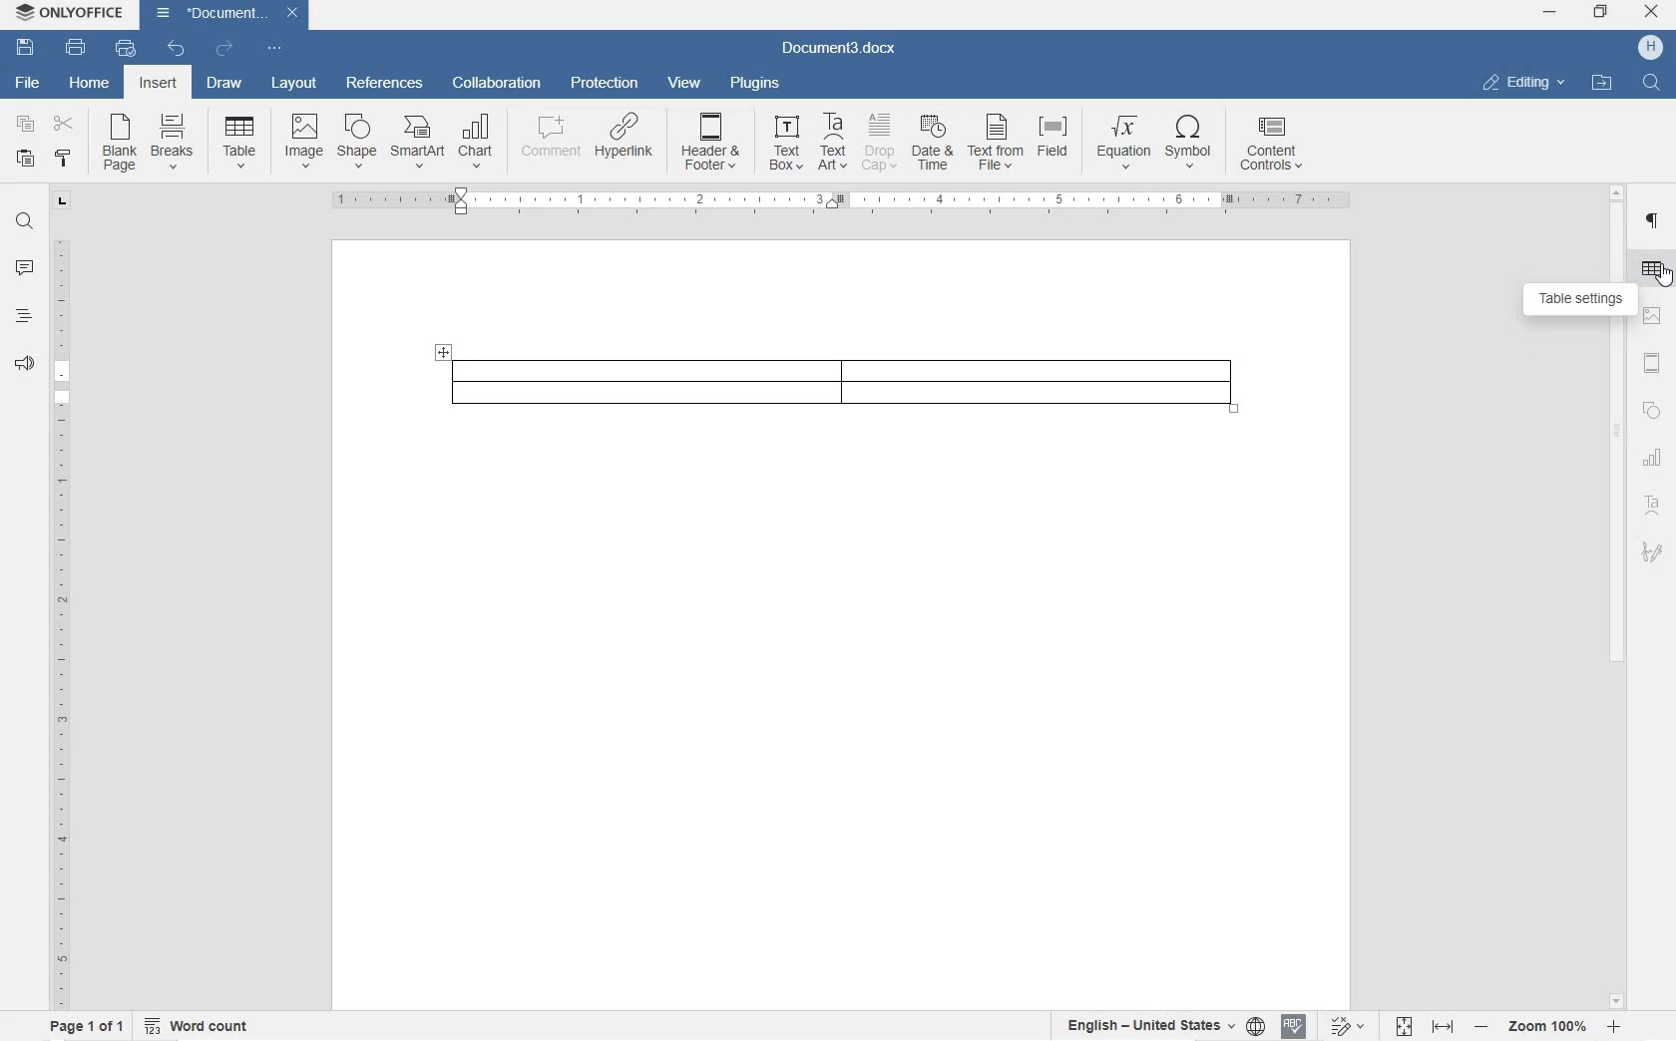 This screenshot has height=1041, width=1676. What do you see at coordinates (840, 46) in the screenshot?
I see `Document3.docx` at bounding box center [840, 46].